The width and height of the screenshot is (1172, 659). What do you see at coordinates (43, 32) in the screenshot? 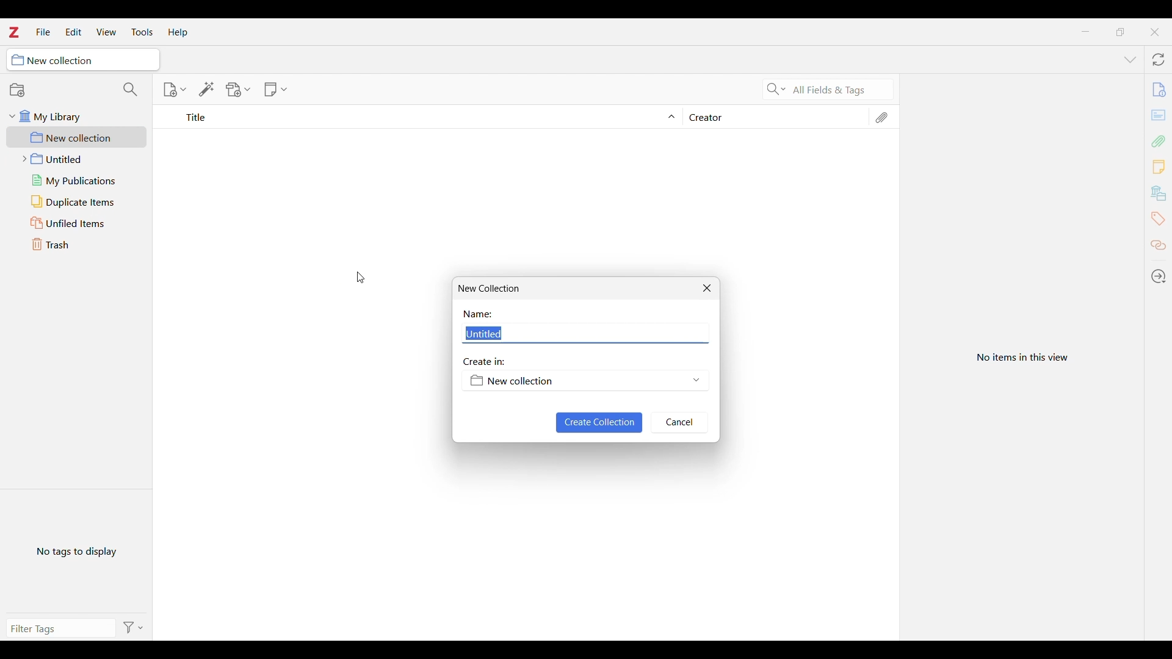
I see `File menu` at bounding box center [43, 32].